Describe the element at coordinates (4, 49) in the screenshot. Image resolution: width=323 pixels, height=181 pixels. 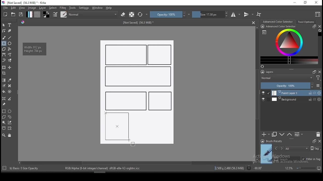
I see `polygon tool` at that location.